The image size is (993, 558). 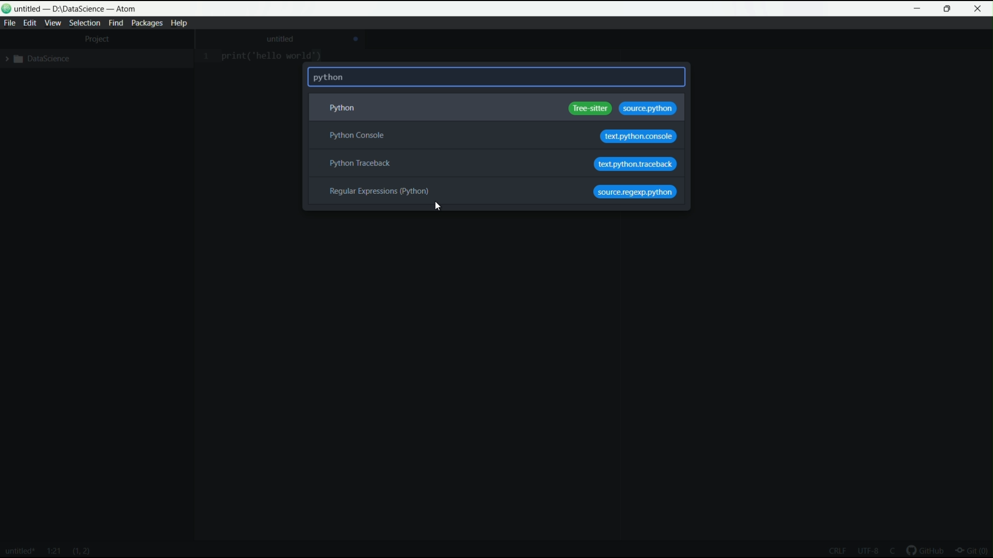 I want to click on selection menu, so click(x=84, y=23).